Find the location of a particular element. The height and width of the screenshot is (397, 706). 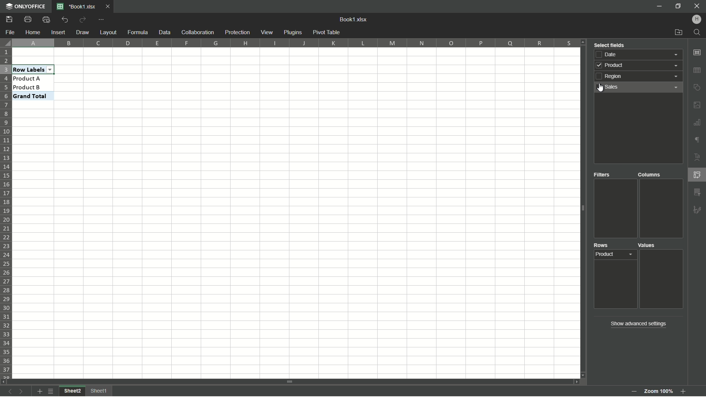

book1.xlsx is located at coordinates (354, 19).